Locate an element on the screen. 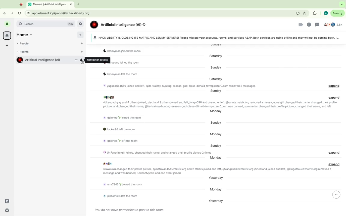  Quick settings is located at coordinates (7, 210).